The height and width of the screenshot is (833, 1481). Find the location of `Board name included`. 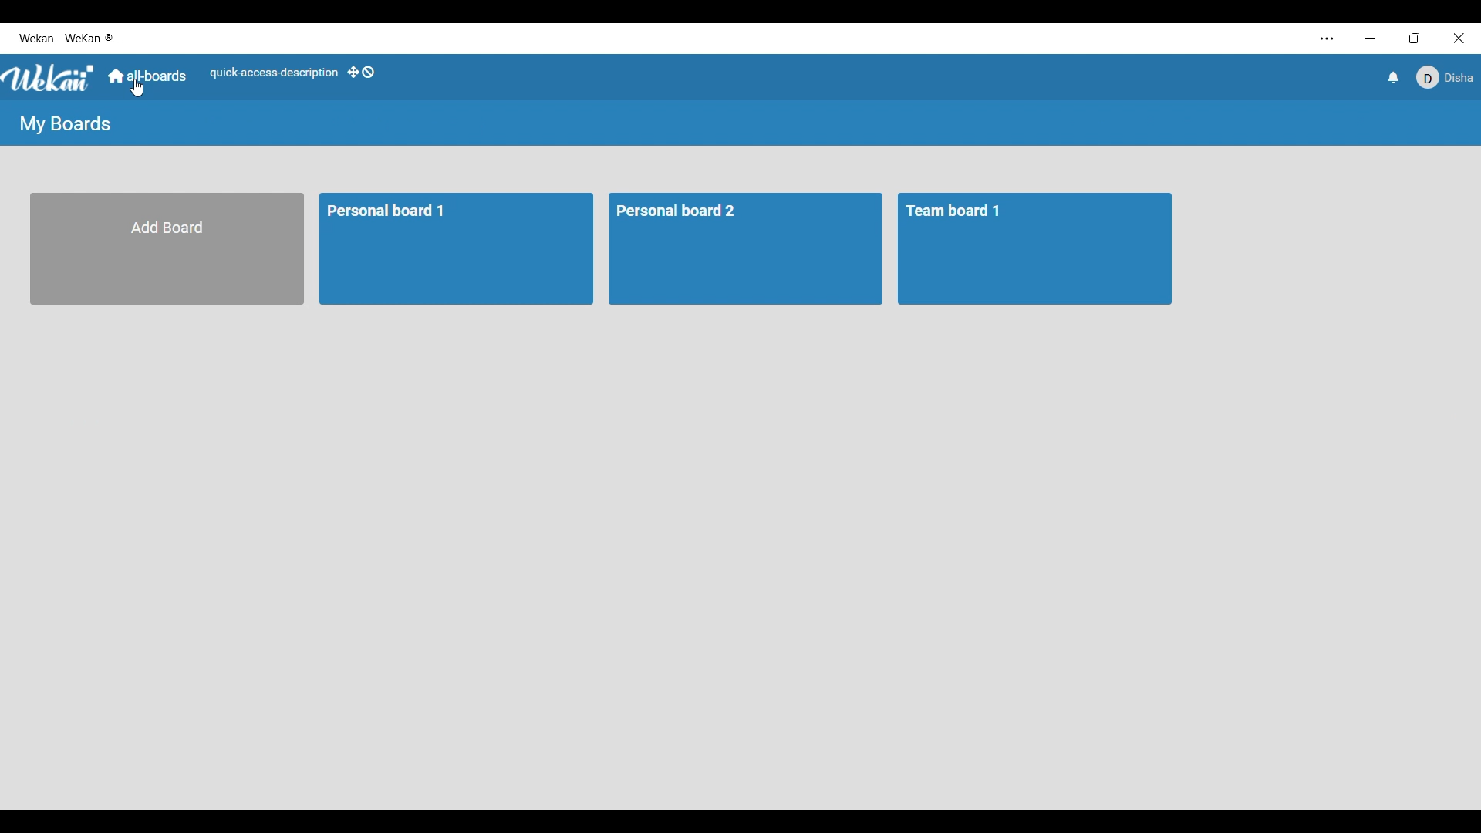

Board name included is located at coordinates (71, 39).